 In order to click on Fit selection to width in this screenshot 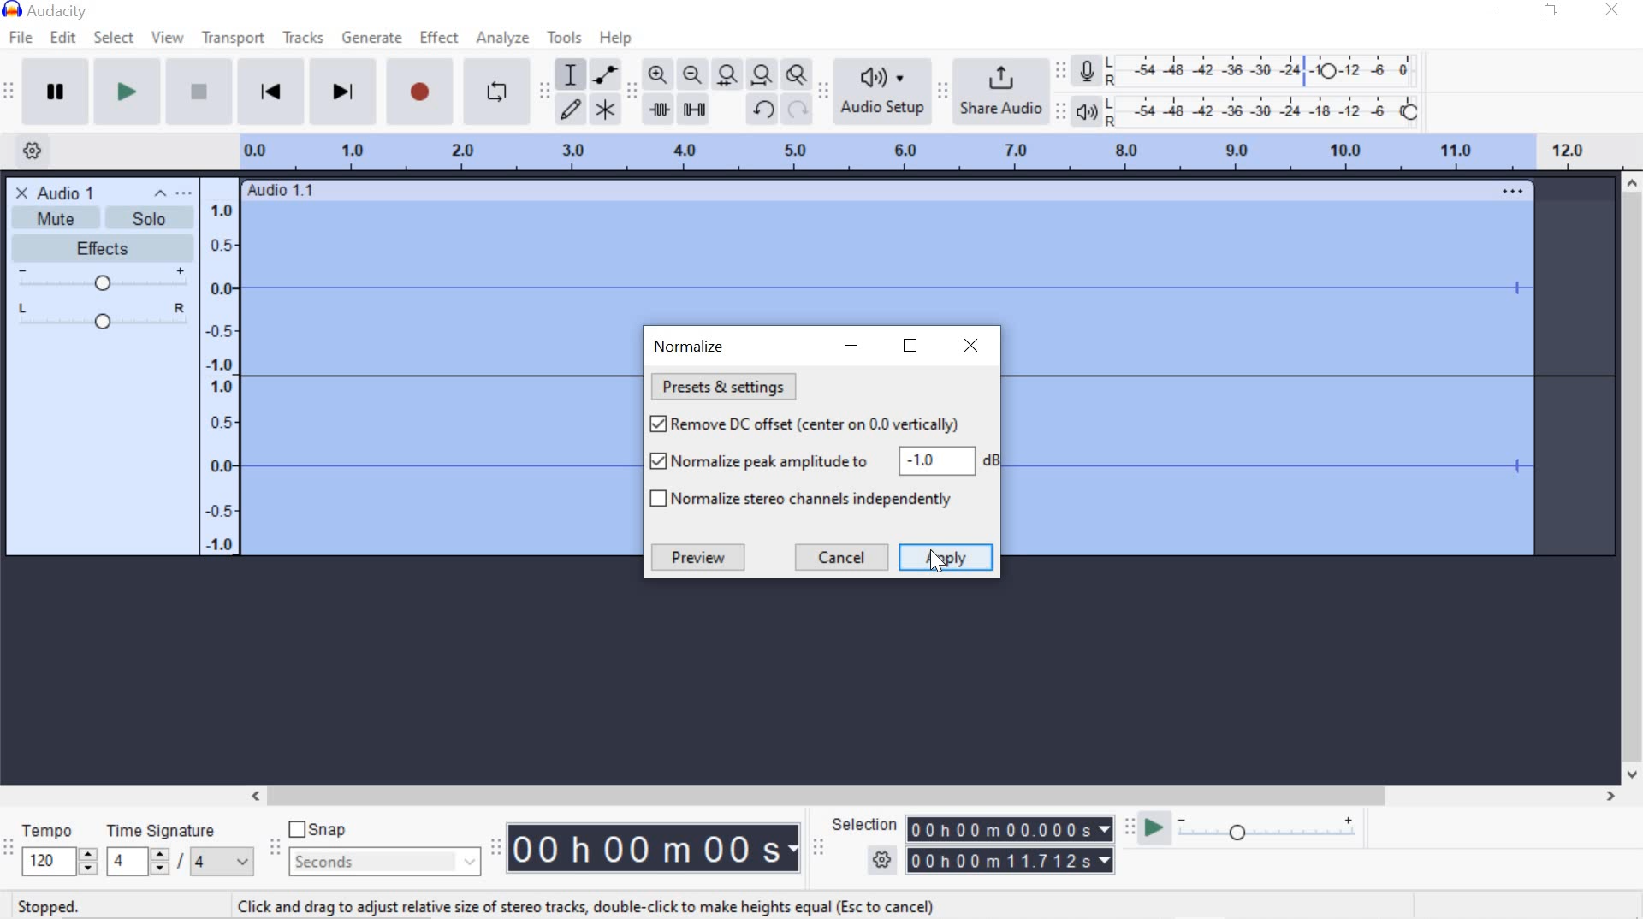, I will do `click(728, 74)`.